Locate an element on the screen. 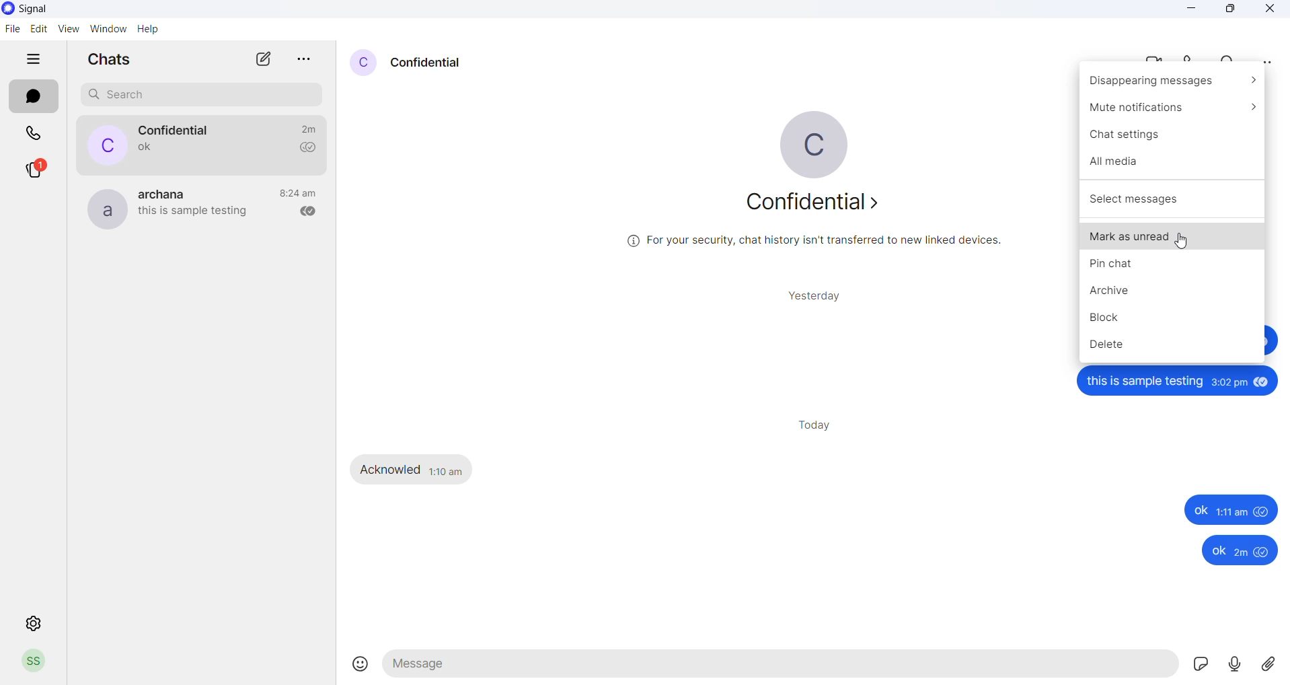  new chat is located at coordinates (254, 59).